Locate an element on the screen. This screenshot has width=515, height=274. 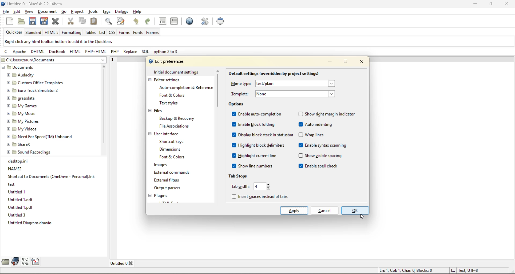
formatting is located at coordinates (72, 33).